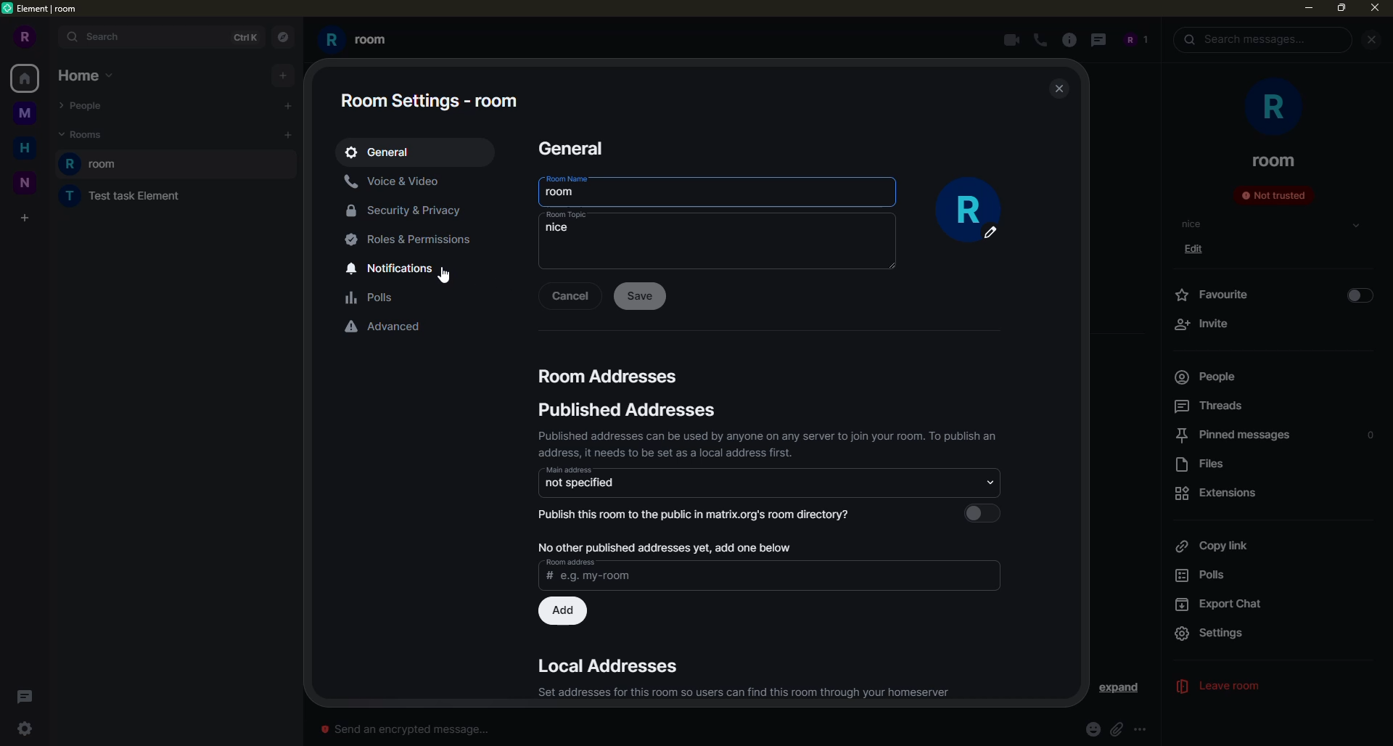 This screenshot has width=1393, height=746. What do you see at coordinates (681, 578) in the screenshot?
I see `eg` at bounding box center [681, 578].